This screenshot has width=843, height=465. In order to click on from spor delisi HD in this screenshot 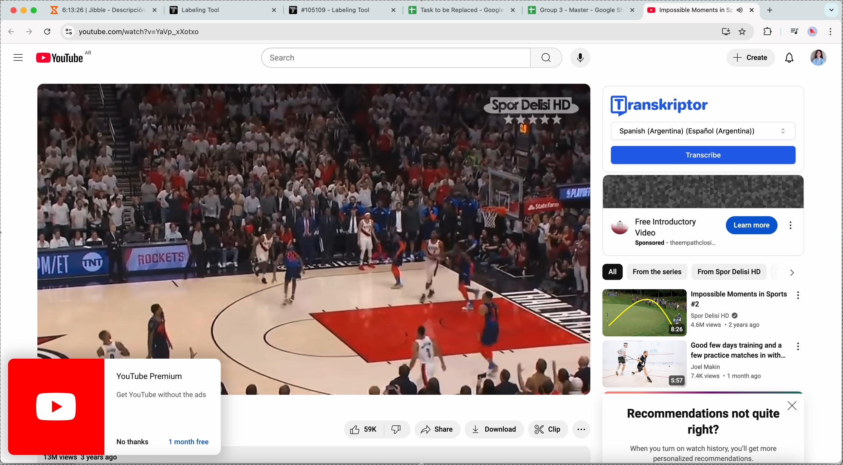, I will do `click(732, 272)`.